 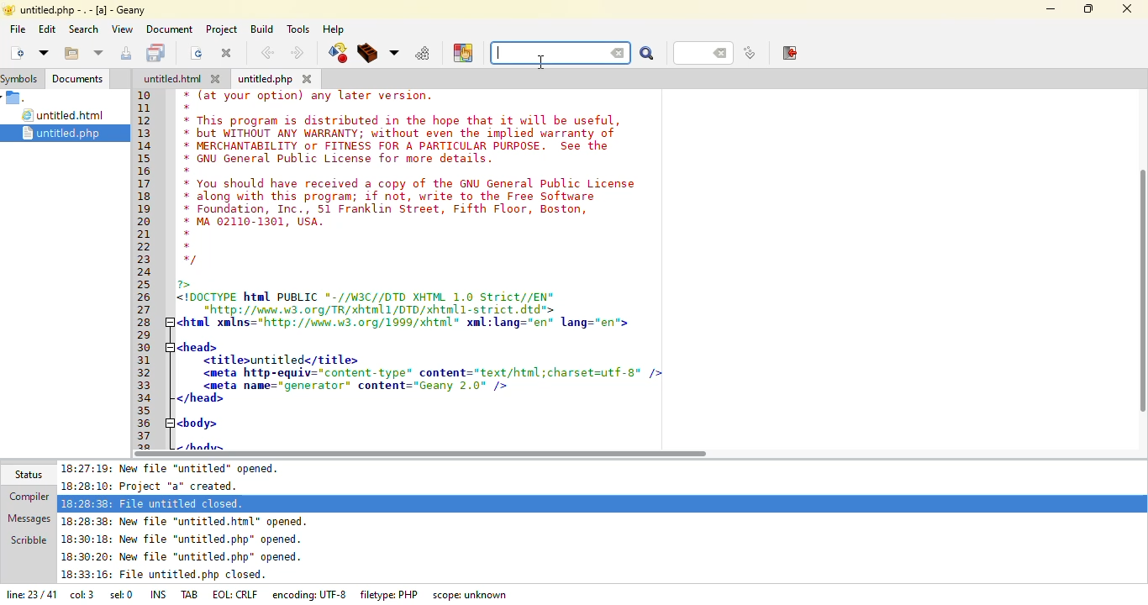 I want to click on jump to line, so click(x=749, y=54).